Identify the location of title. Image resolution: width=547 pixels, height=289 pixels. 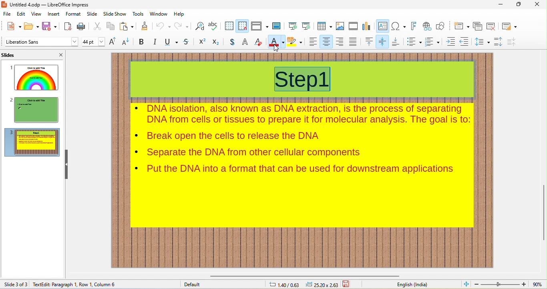
(48, 5).